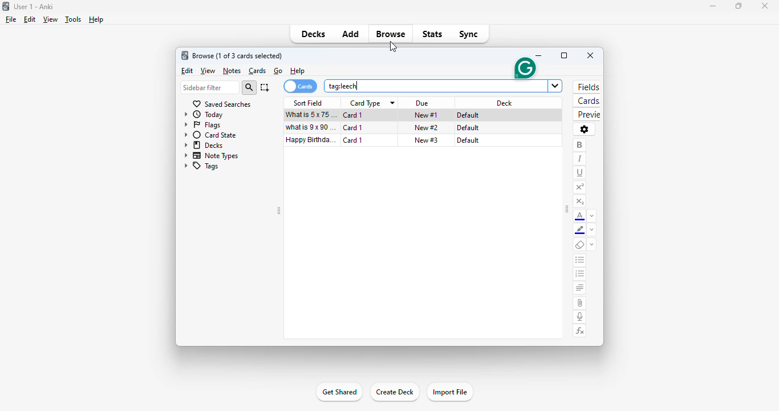 This screenshot has width=779, height=411. Describe the element at coordinates (580, 287) in the screenshot. I see `alignment` at that location.